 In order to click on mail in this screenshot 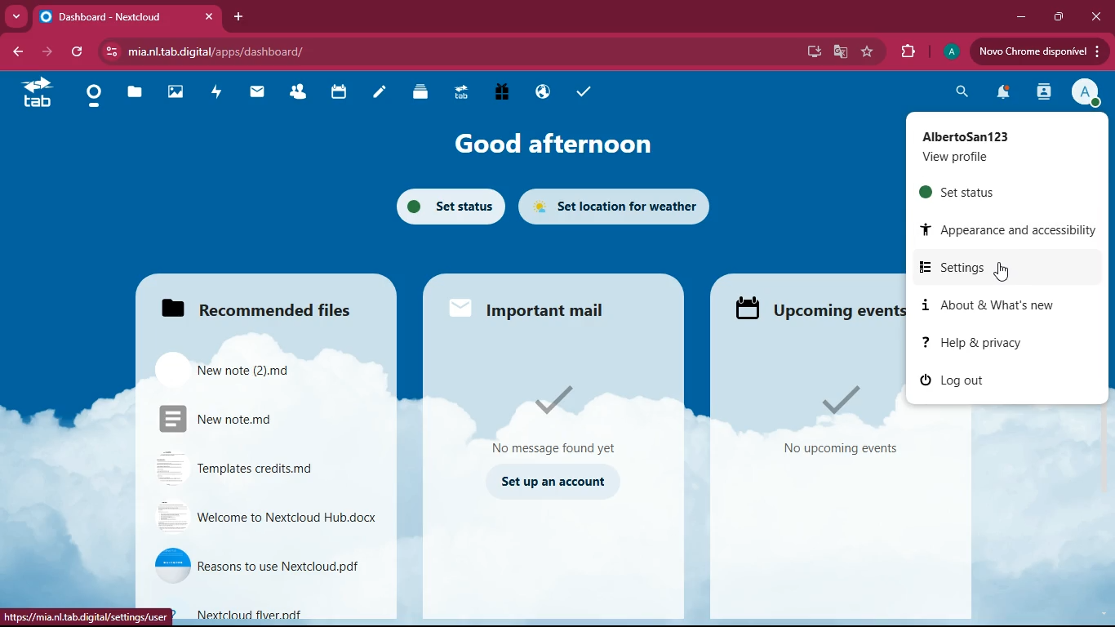, I will do `click(254, 94)`.